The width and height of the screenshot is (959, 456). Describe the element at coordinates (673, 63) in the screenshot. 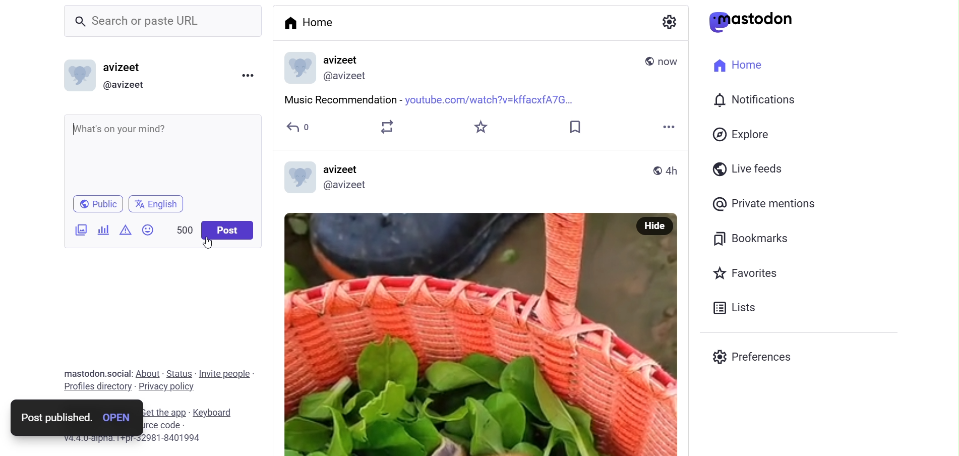

I see `now` at that location.